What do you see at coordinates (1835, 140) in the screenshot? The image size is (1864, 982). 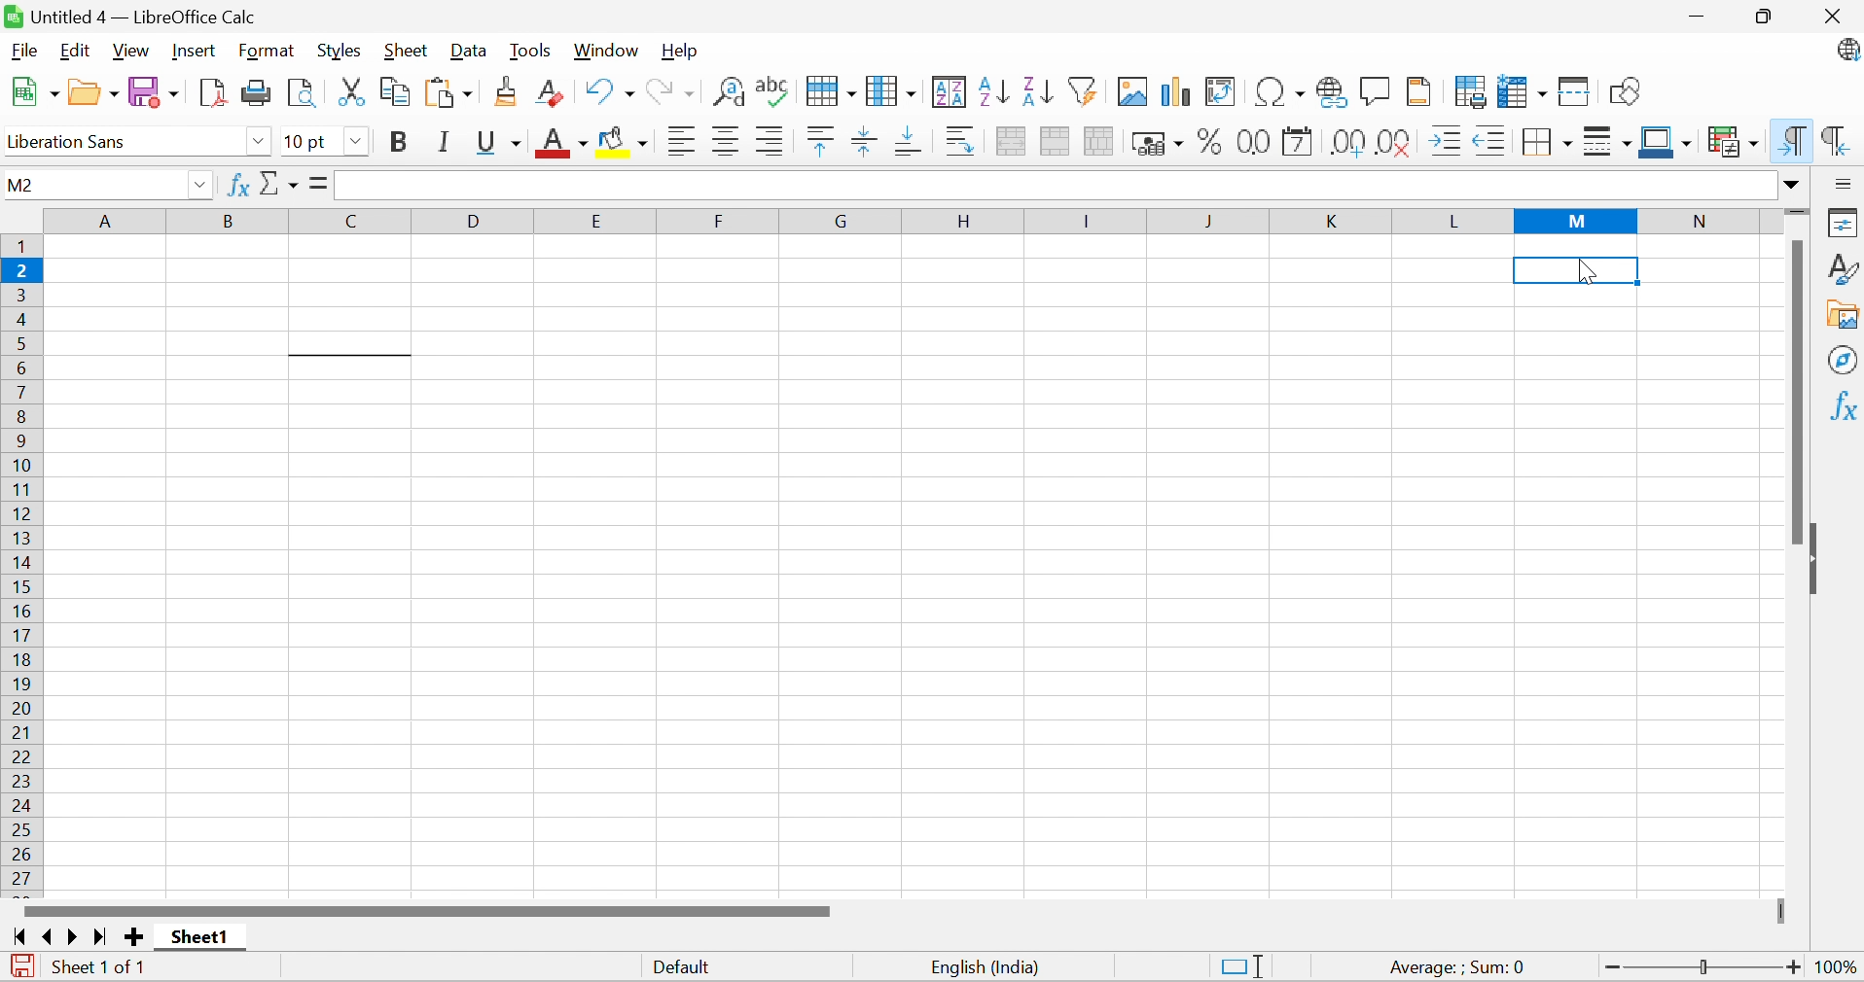 I see `Right-to-left` at bounding box center [1835, 140].